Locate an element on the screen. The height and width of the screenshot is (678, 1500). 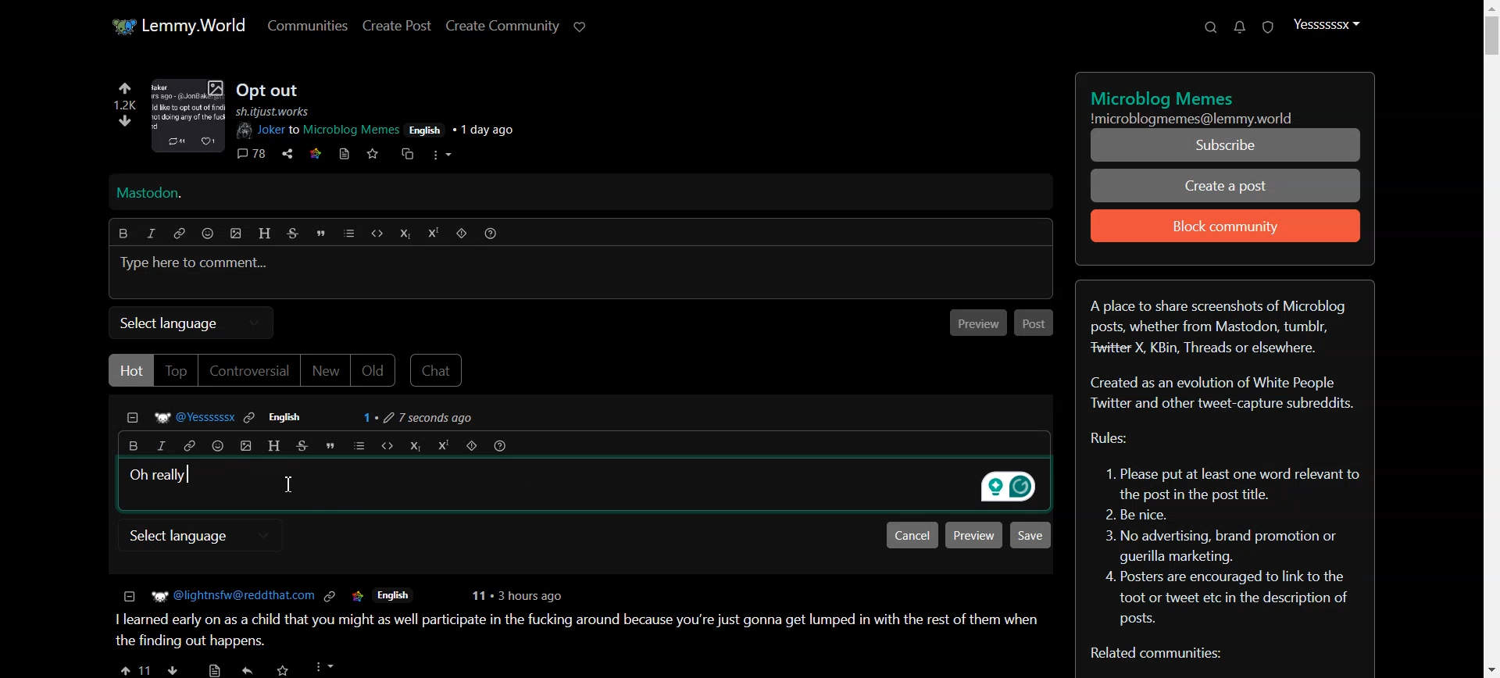
Create a Post is located at coordinates (1224, 186).